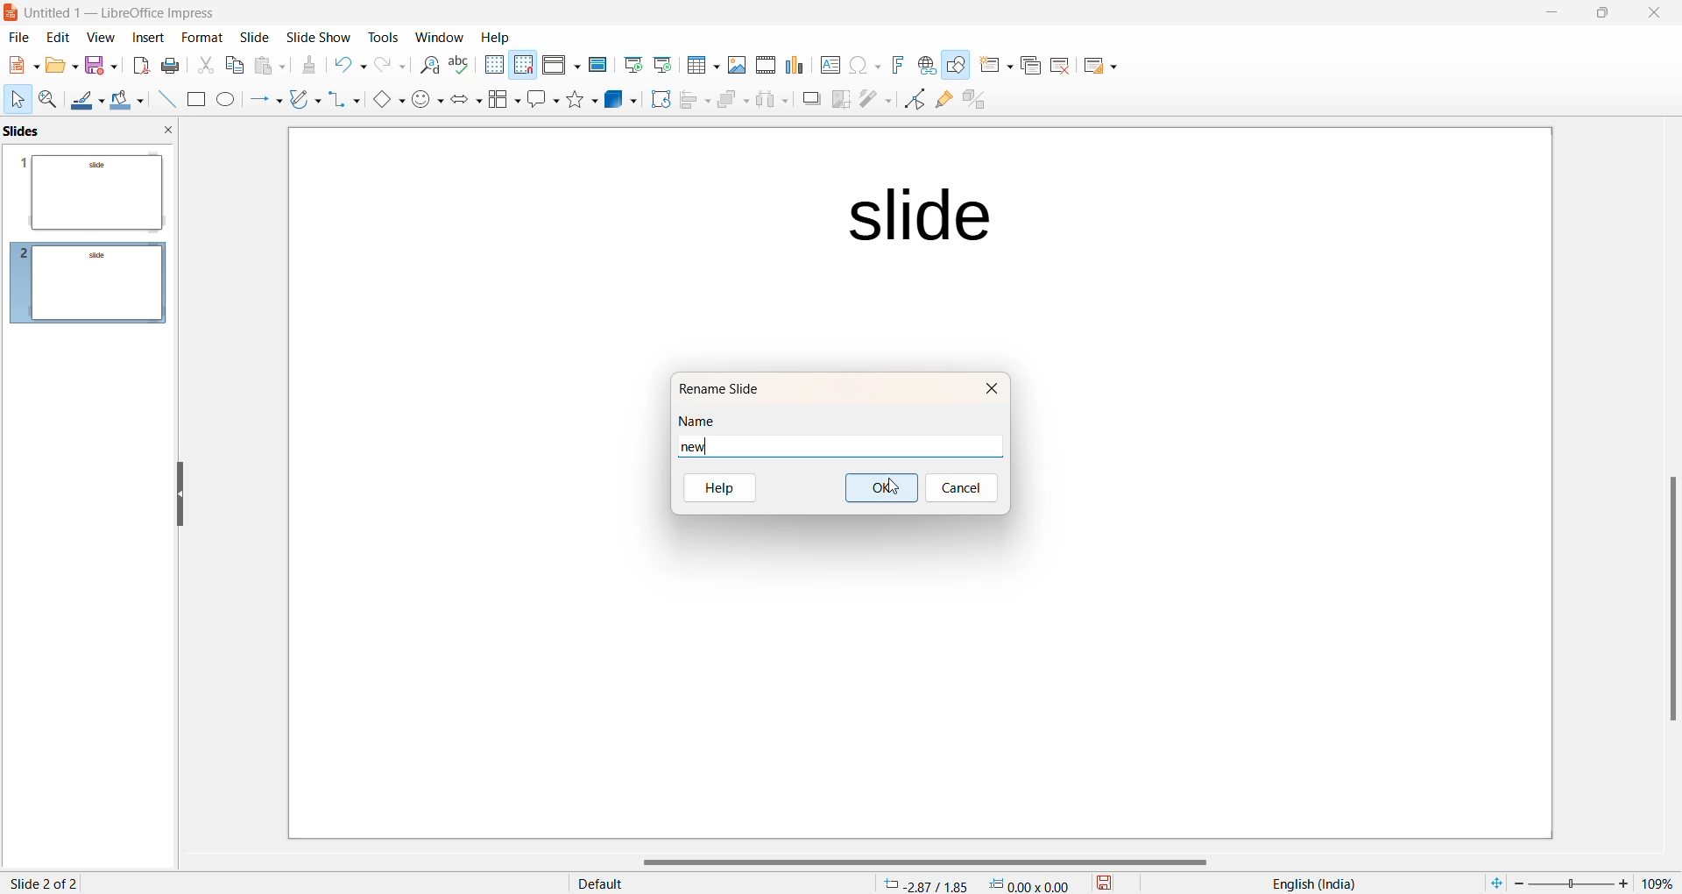 This screenshot has width=1682, height=894. What do you see at coordinates (341, 100) in the screenshot?
I see `connectors` at bounding box center [341, 100].